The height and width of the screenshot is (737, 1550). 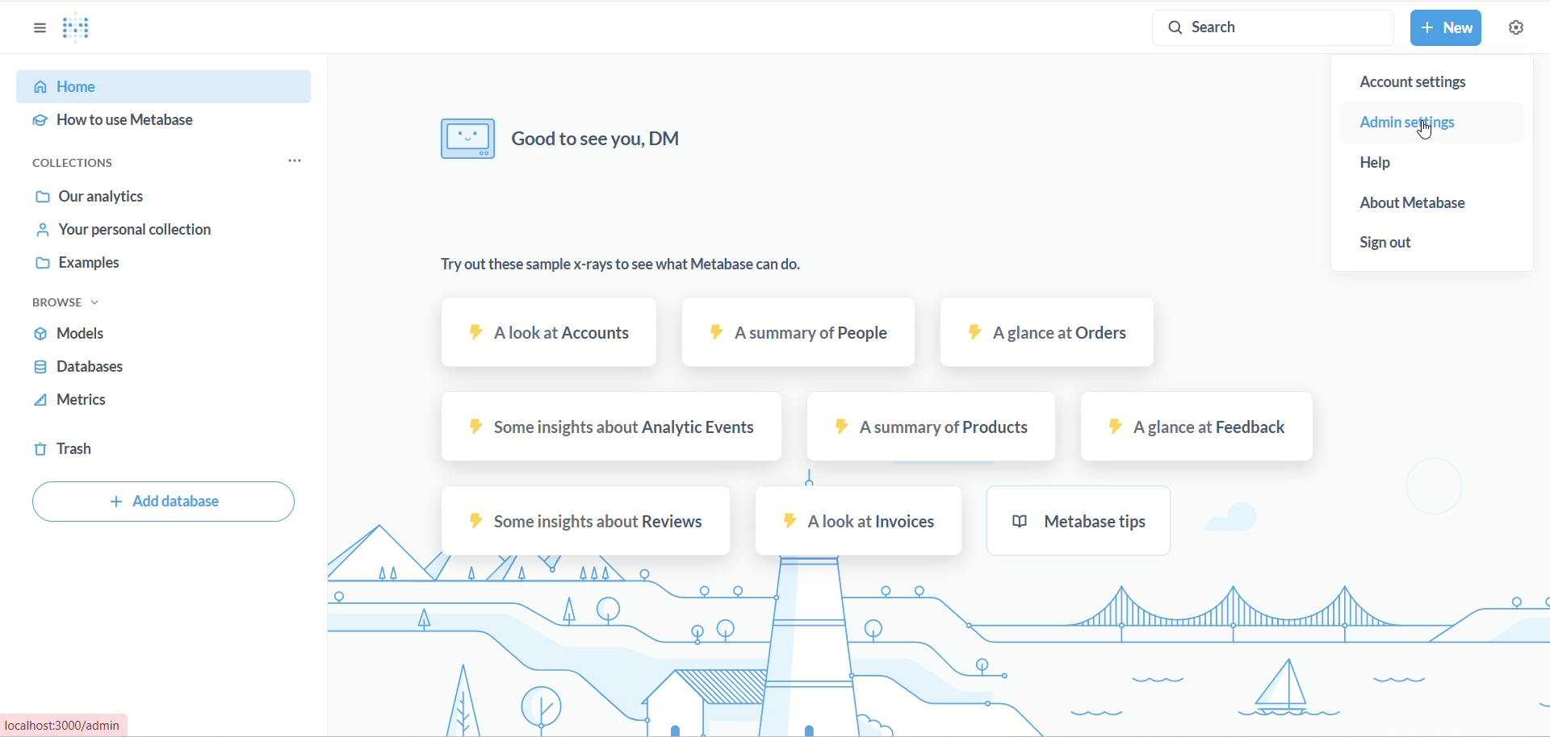 I want to click on a look at invoices, so click(x=860, y=523).